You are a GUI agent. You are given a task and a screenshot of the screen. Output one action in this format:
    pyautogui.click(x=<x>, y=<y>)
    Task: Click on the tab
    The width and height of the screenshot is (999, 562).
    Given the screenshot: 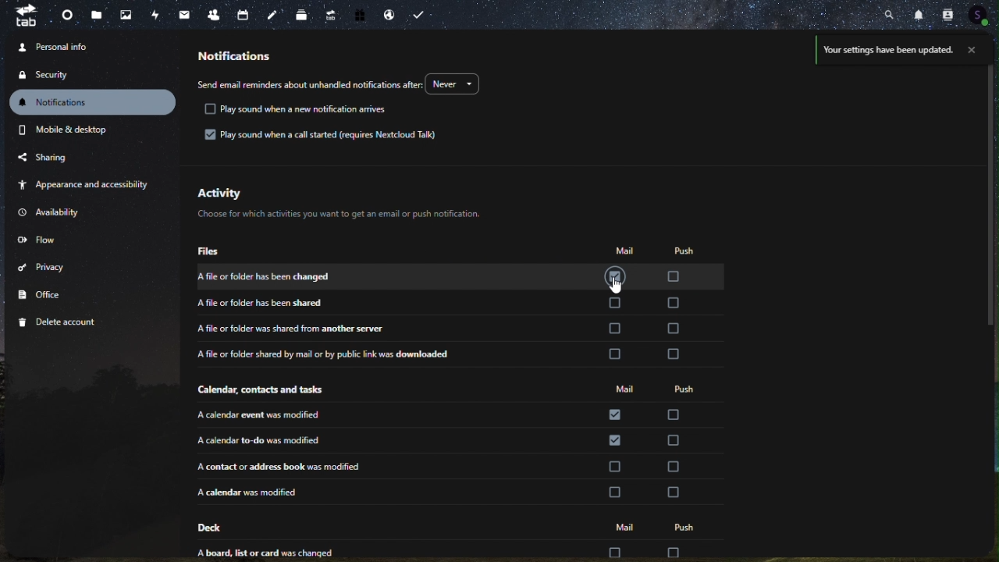 What is the action you would take?
    pyautogui.click(x=25, y=16)
    